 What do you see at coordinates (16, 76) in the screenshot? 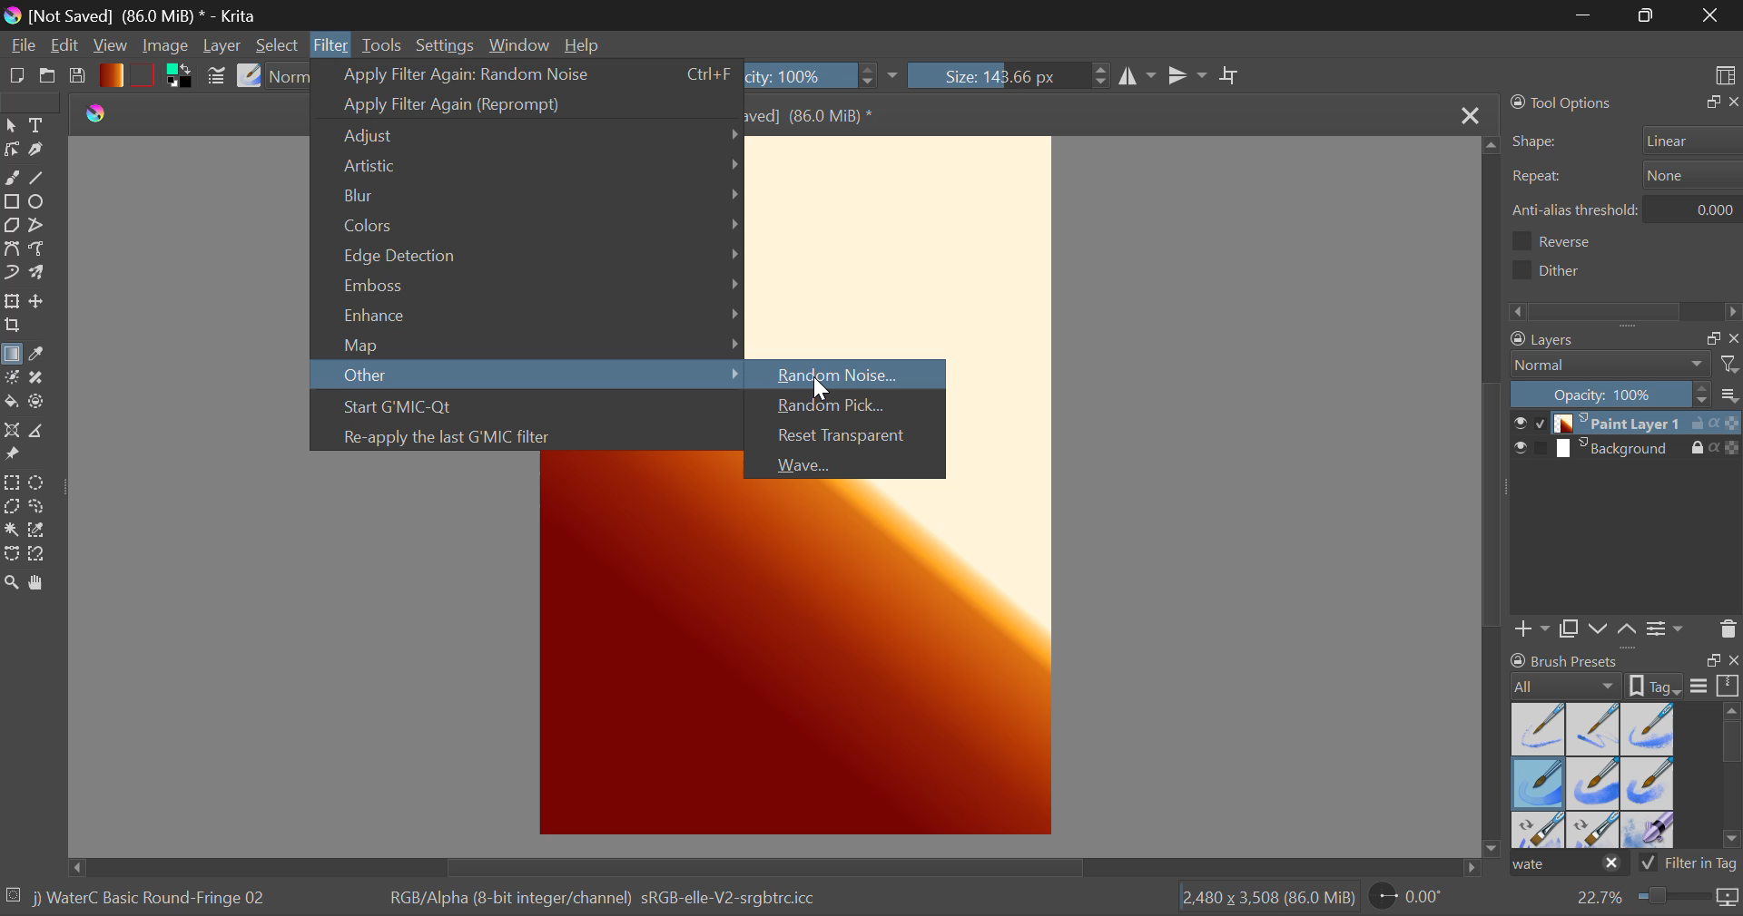
I see `New` at bounding box center [16, 76].